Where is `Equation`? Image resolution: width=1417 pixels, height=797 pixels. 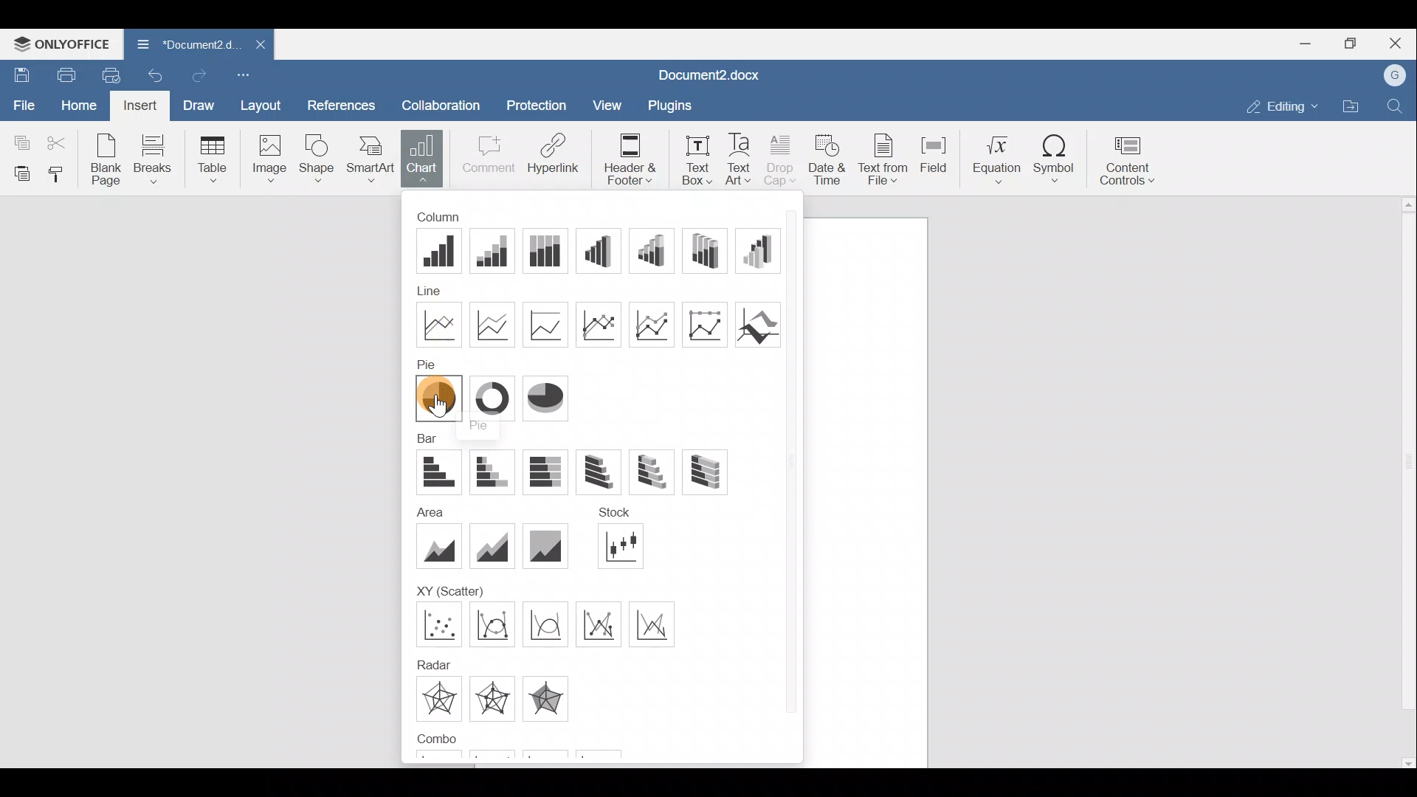
Equation is located at coordinates (996, 158).